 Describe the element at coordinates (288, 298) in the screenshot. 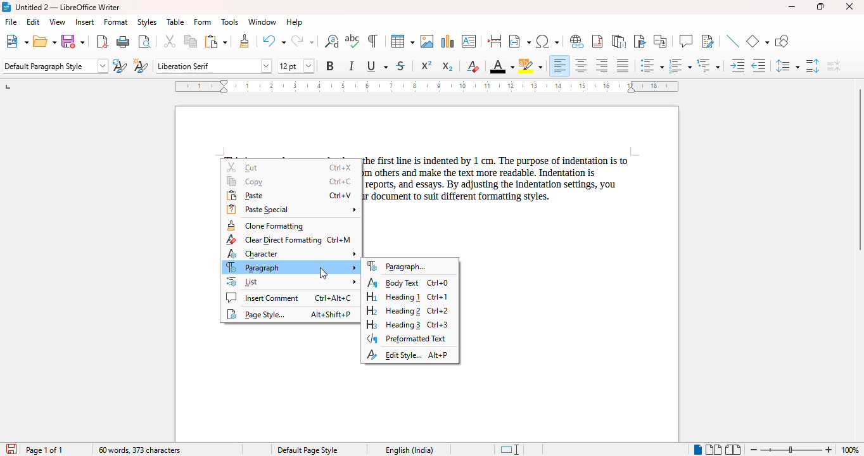

I see `insert comment` at that location.